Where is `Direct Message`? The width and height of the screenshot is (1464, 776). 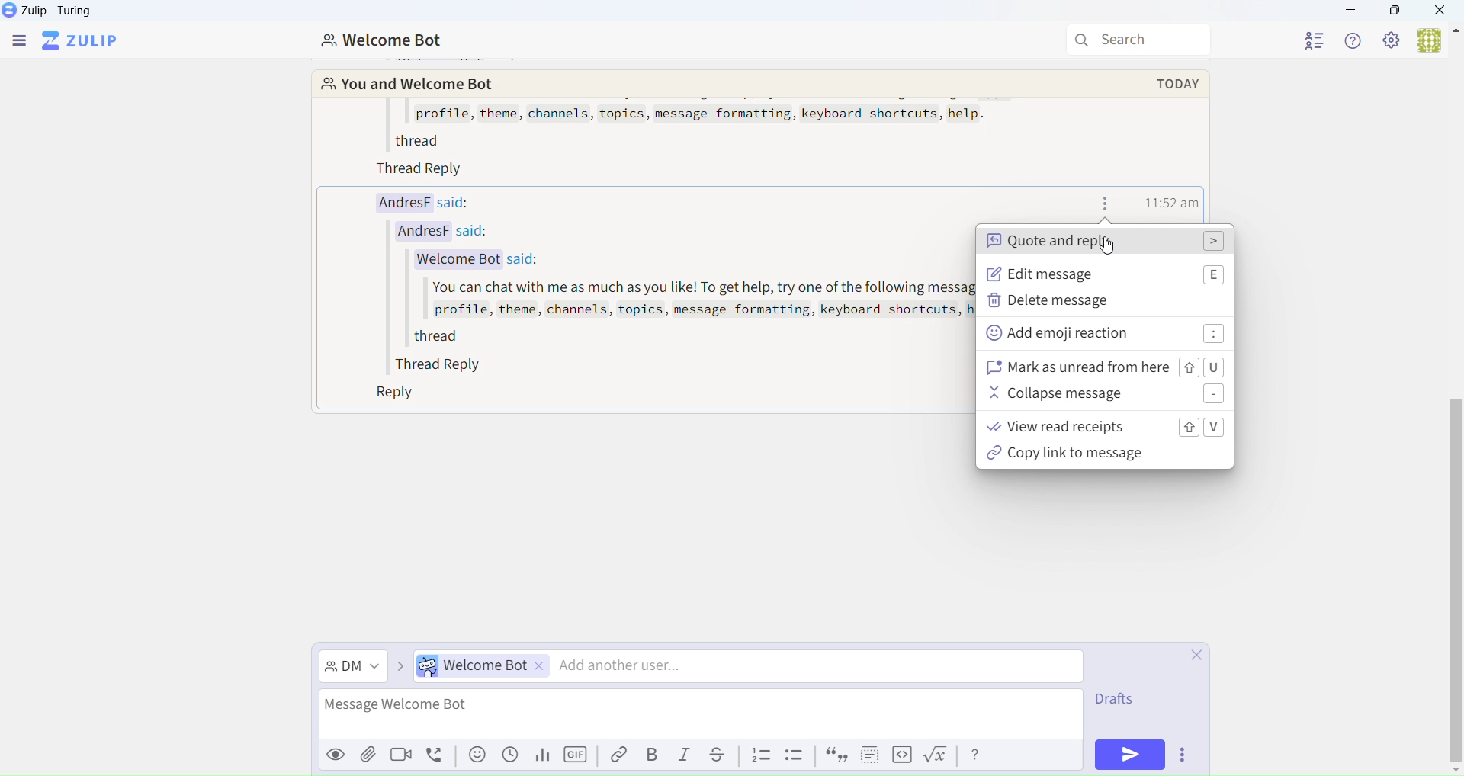
Direct Message is located at coordinates (746, 667).